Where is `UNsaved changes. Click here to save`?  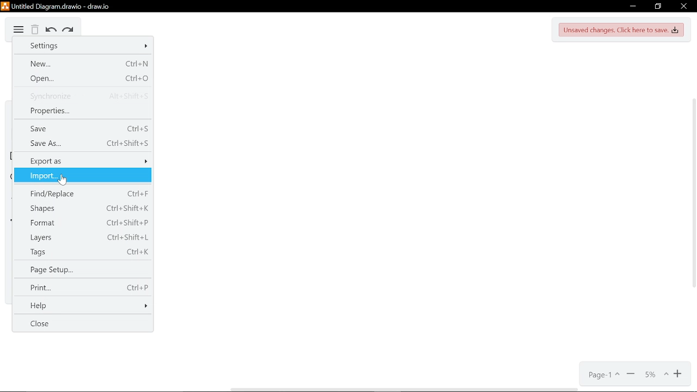
UNsaved changes. Click here to save is located at coordinates (621, 30).